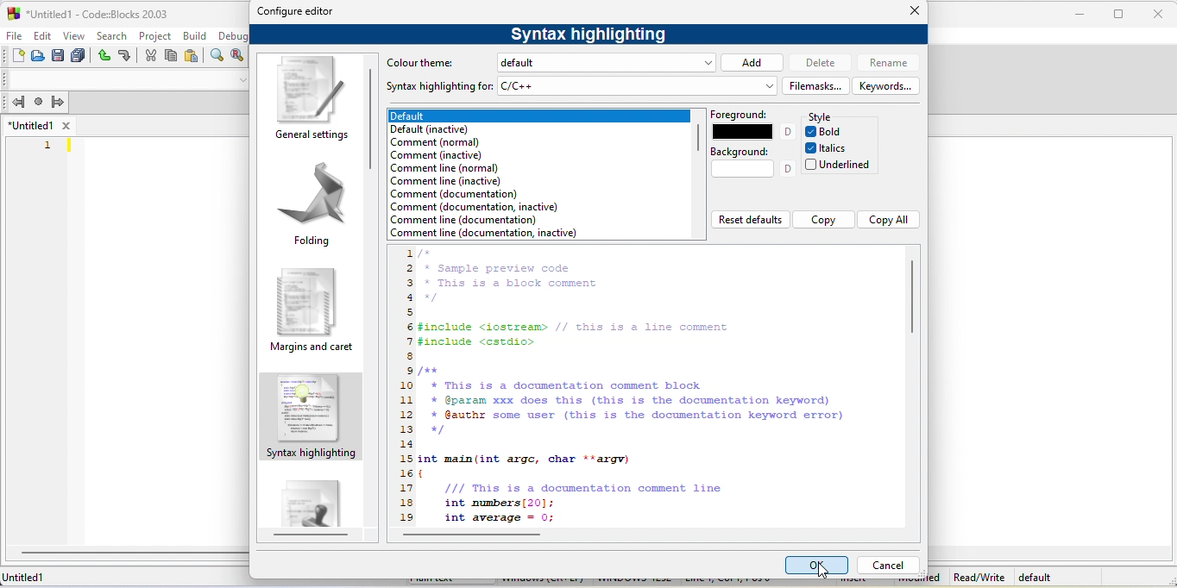  I want to click on reset defaults, so click(750, 218).